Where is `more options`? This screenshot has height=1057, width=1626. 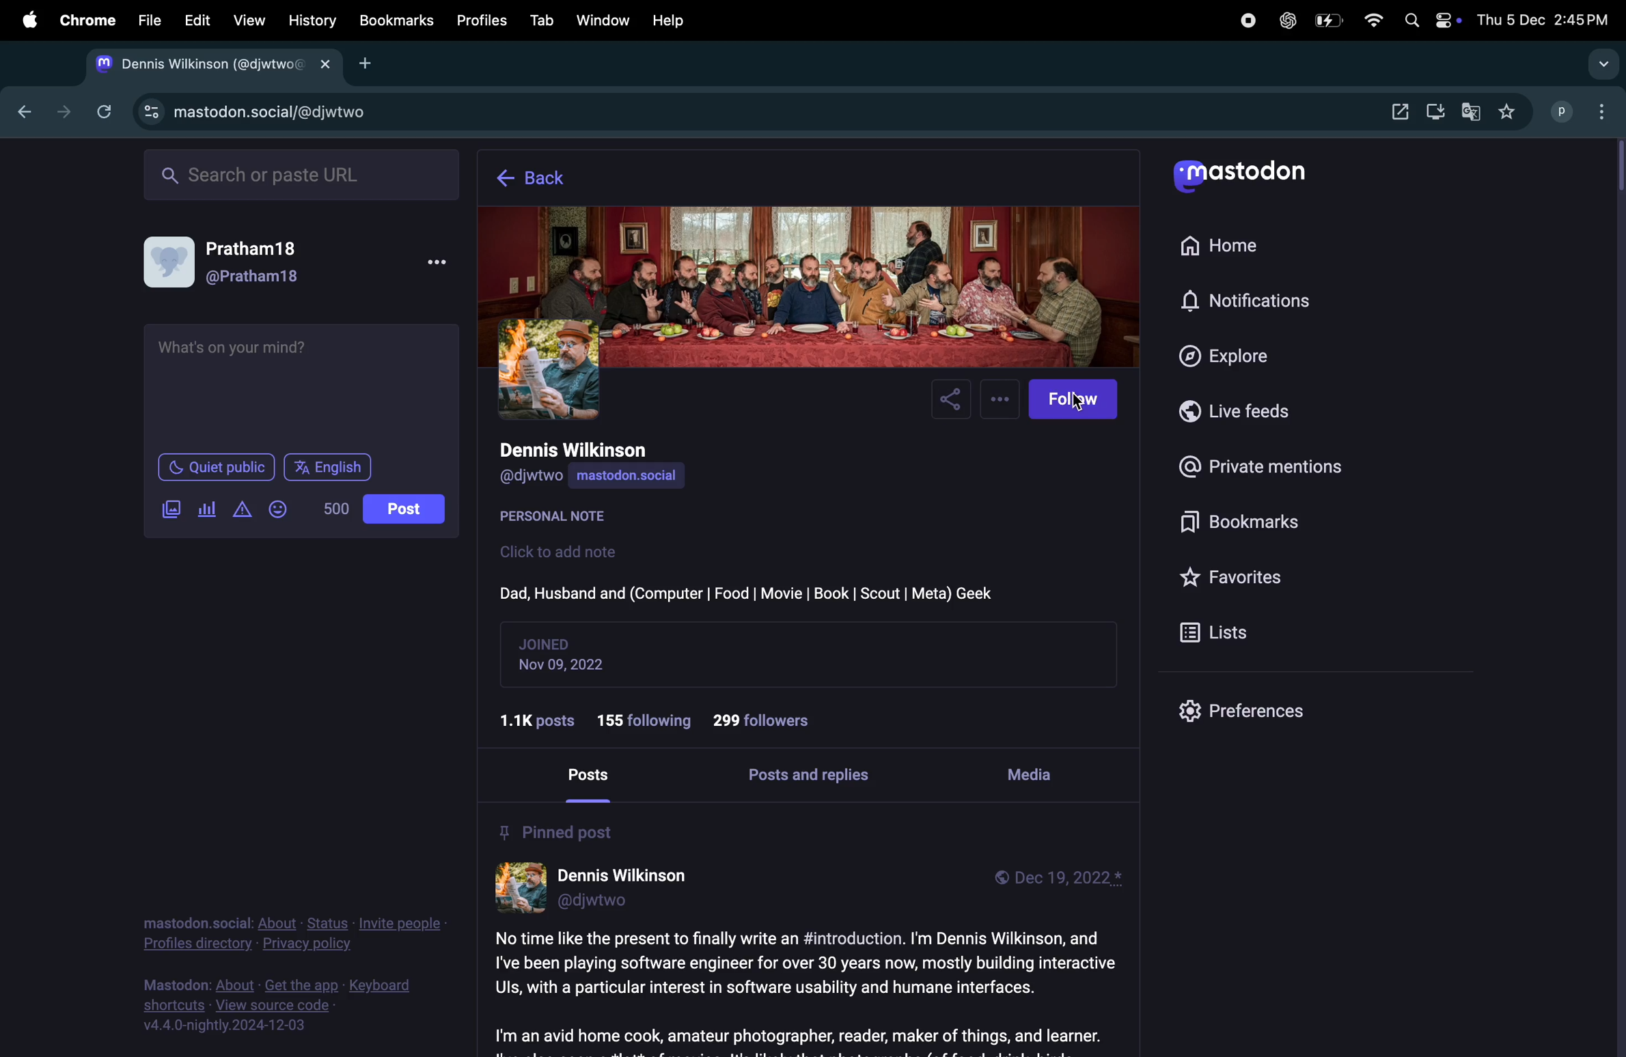 more options is located at coordinates (1002, 398).